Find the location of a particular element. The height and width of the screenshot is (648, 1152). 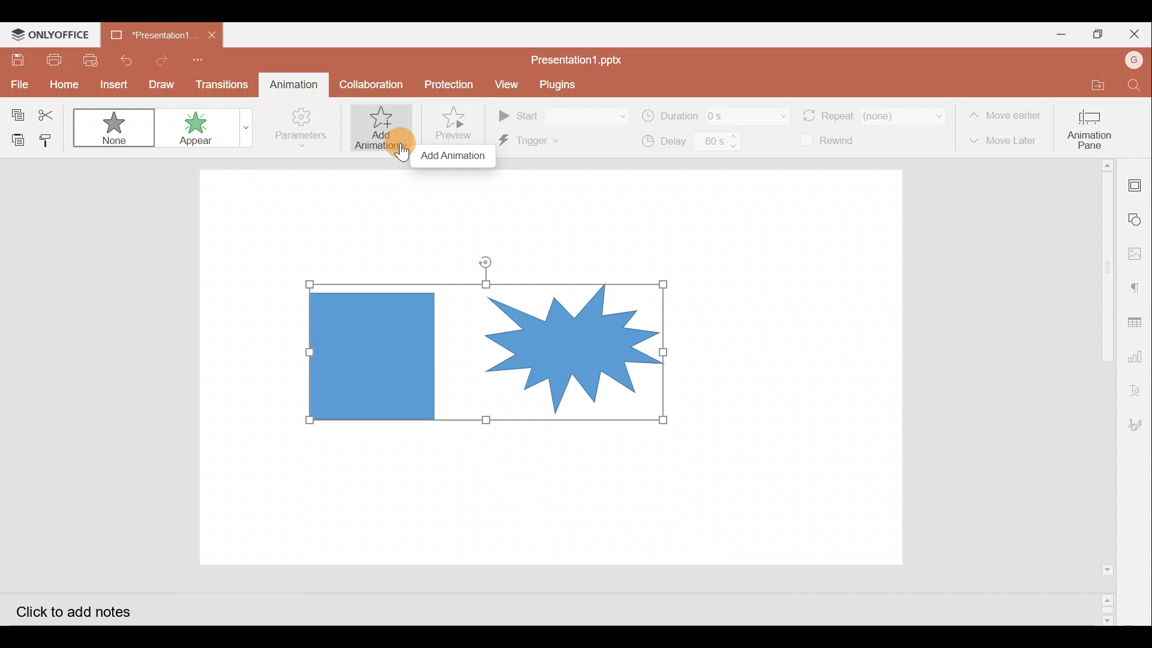

ONLYOFFICE is located at coordinates (53, 35).